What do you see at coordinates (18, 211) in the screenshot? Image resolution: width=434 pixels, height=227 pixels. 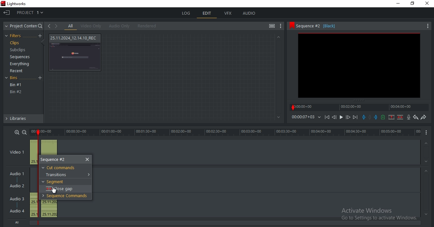 I see `Audio` at bounding box center [18, 211].